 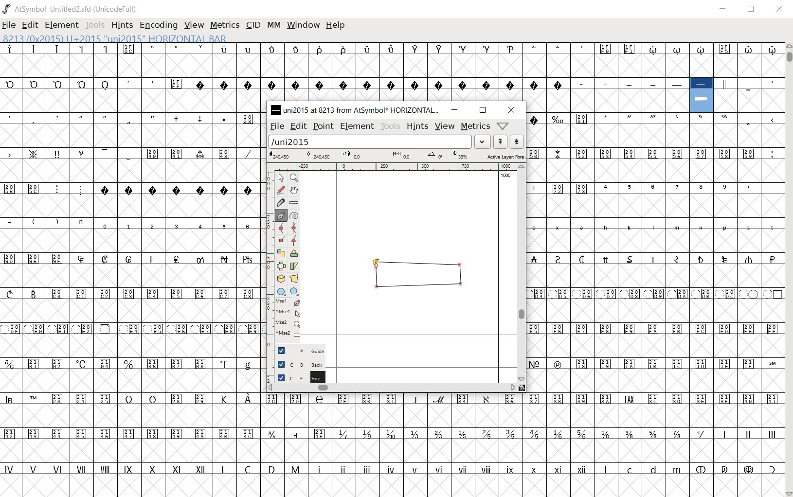 I want to click on file, so click(x=277, y=127).